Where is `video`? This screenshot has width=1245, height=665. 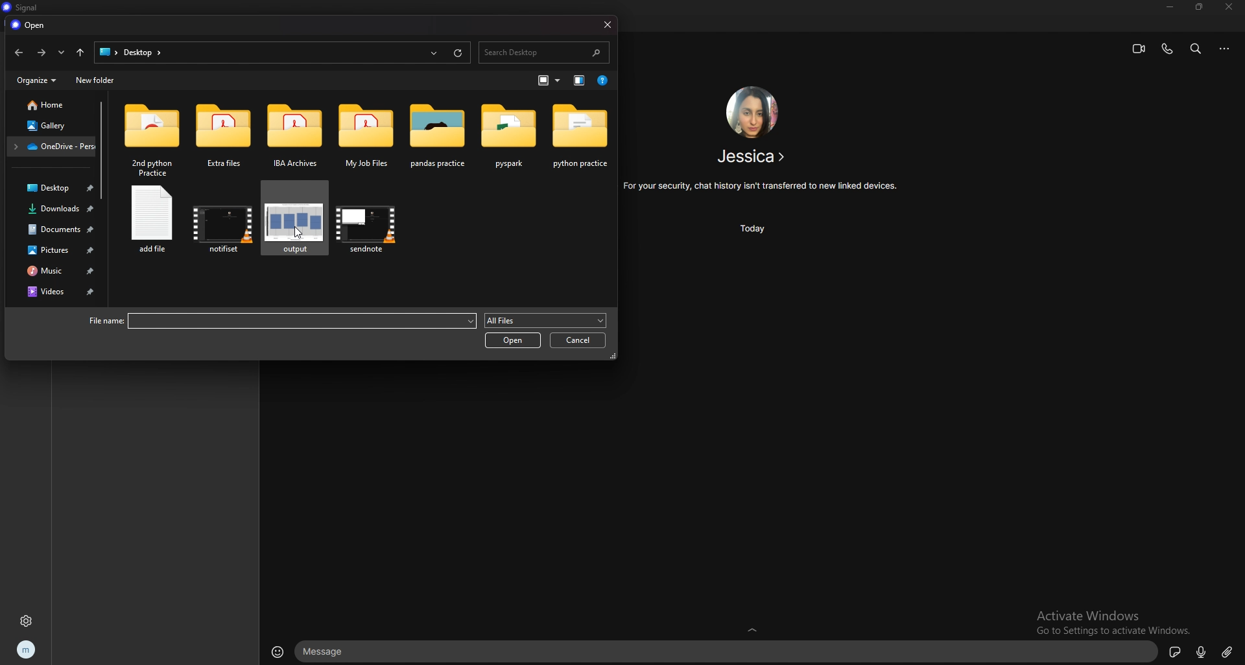
video is located at coordinates (221, 227).